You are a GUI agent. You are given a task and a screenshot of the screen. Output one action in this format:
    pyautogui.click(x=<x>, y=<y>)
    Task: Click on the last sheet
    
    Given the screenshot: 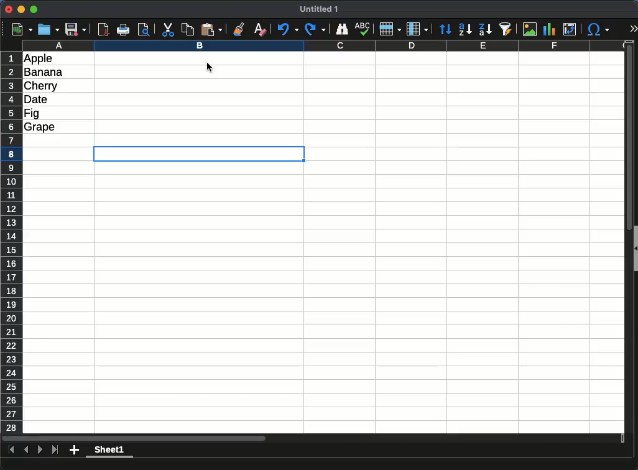 What is the action you would take?
    pyautogui.click(x=55, y=450)
    